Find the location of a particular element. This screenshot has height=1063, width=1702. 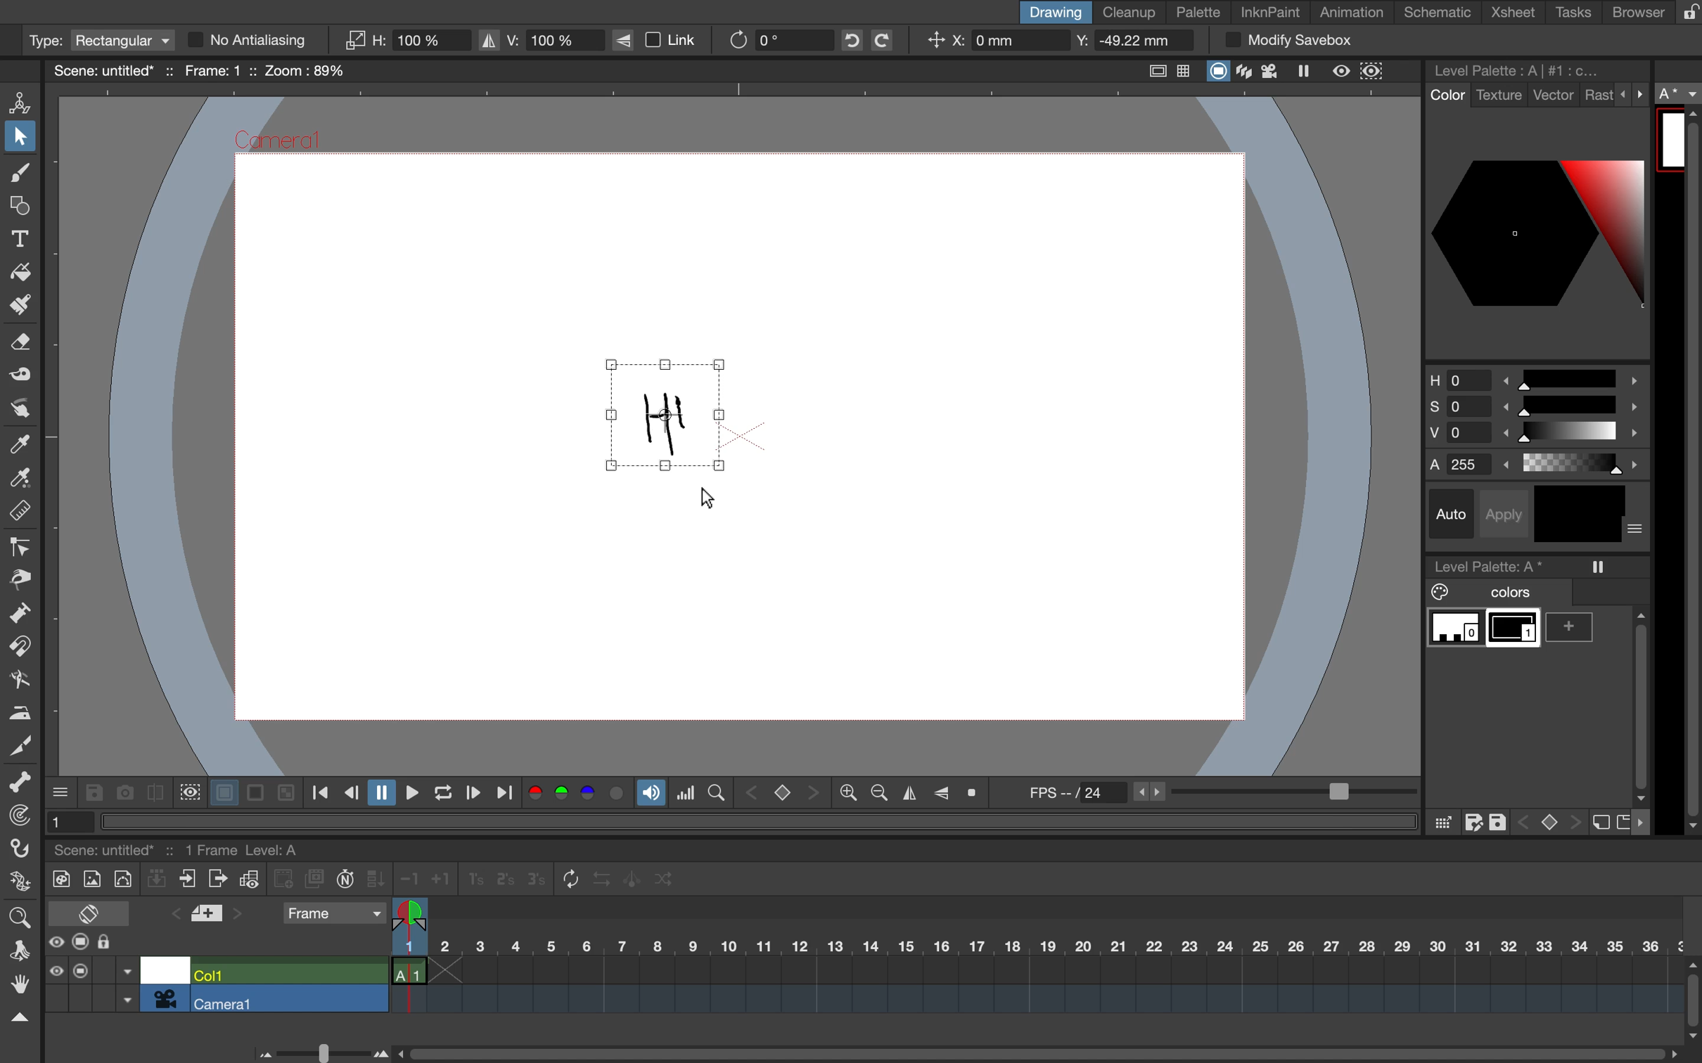

reverse is located at coordinates (601, 880).